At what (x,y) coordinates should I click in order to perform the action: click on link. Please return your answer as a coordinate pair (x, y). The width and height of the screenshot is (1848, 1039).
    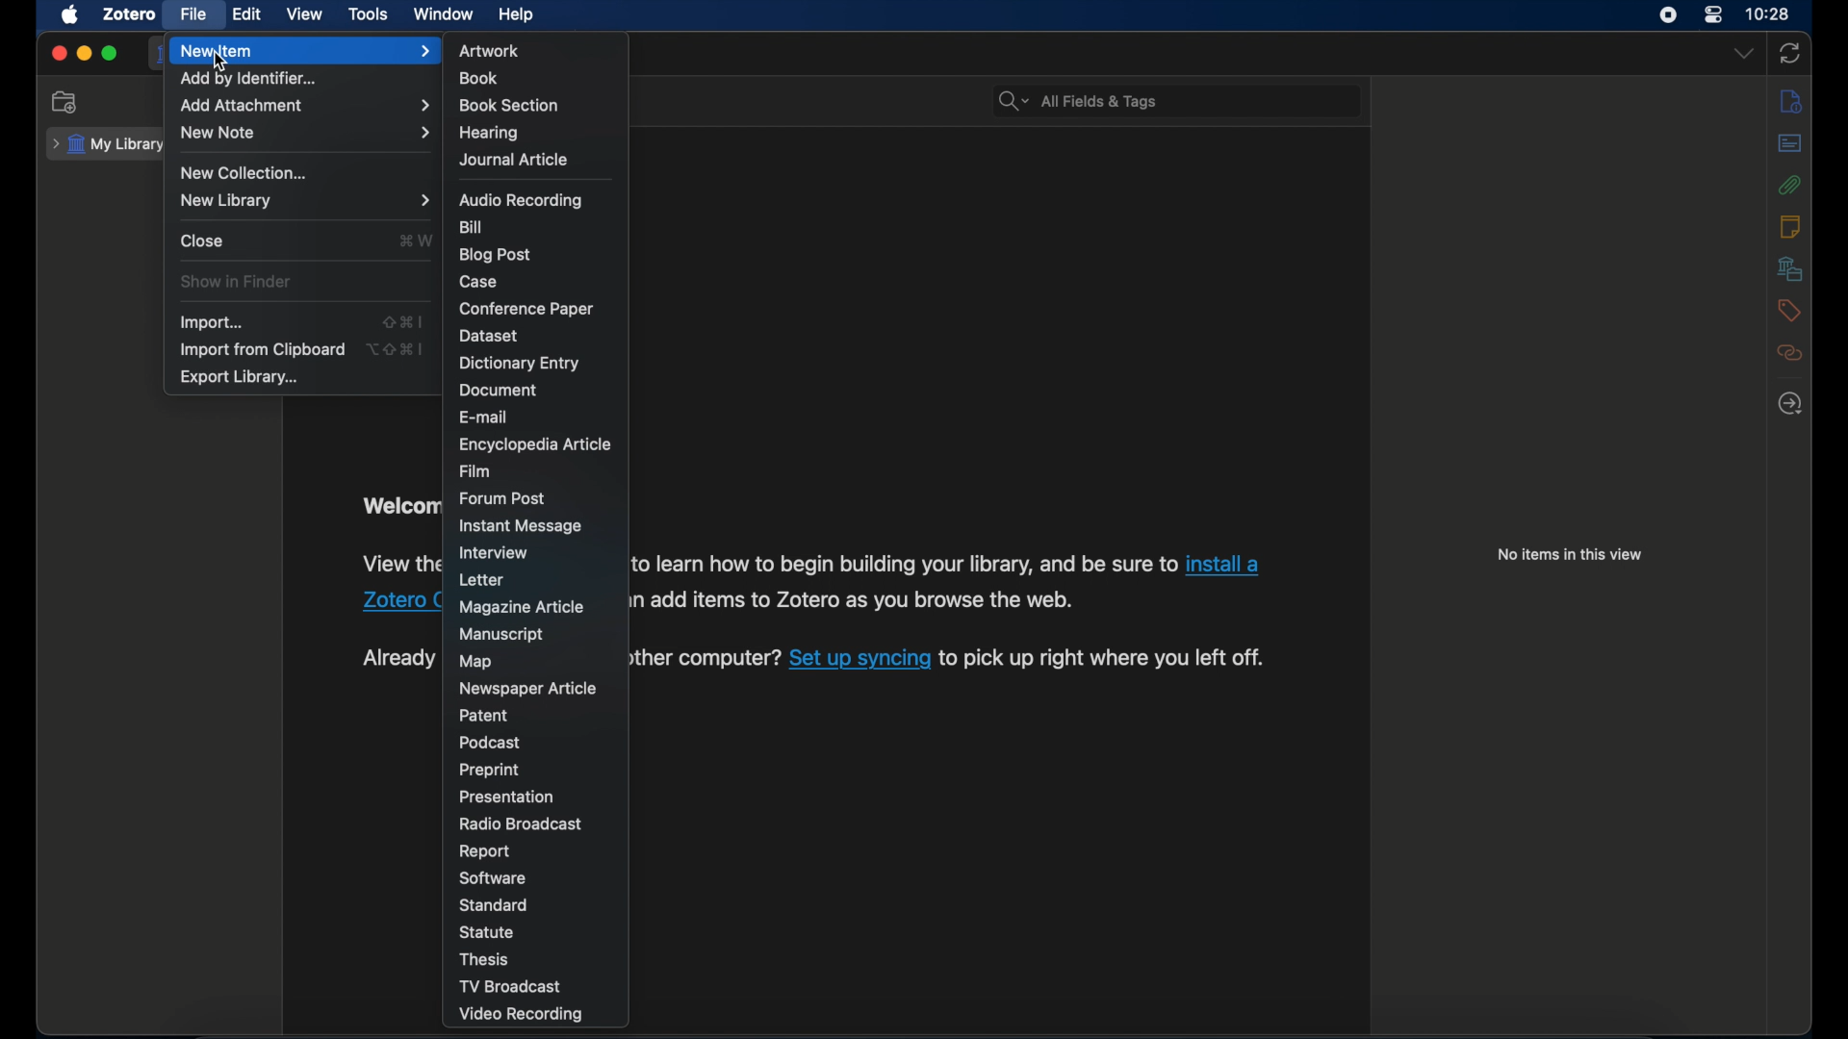
    Looking at the image, I should click on (1223, 564).